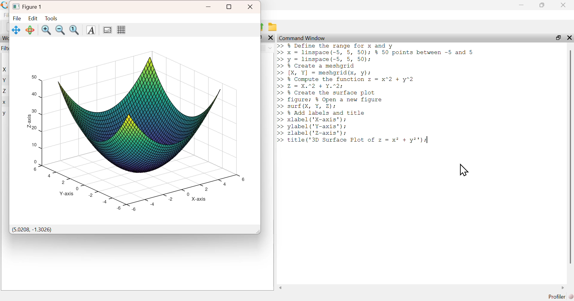 The width and height of the screenshot is (574, 301). I want to click on Tools, so click(51, 18).